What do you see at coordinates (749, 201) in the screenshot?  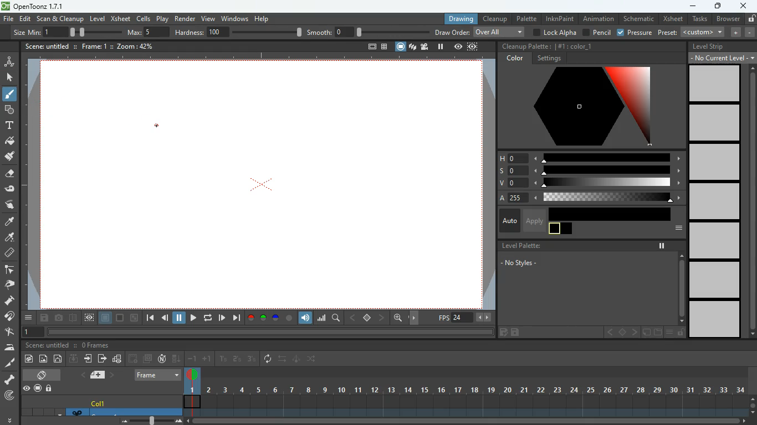 I see `scroll` at bounding box center [749, 201].